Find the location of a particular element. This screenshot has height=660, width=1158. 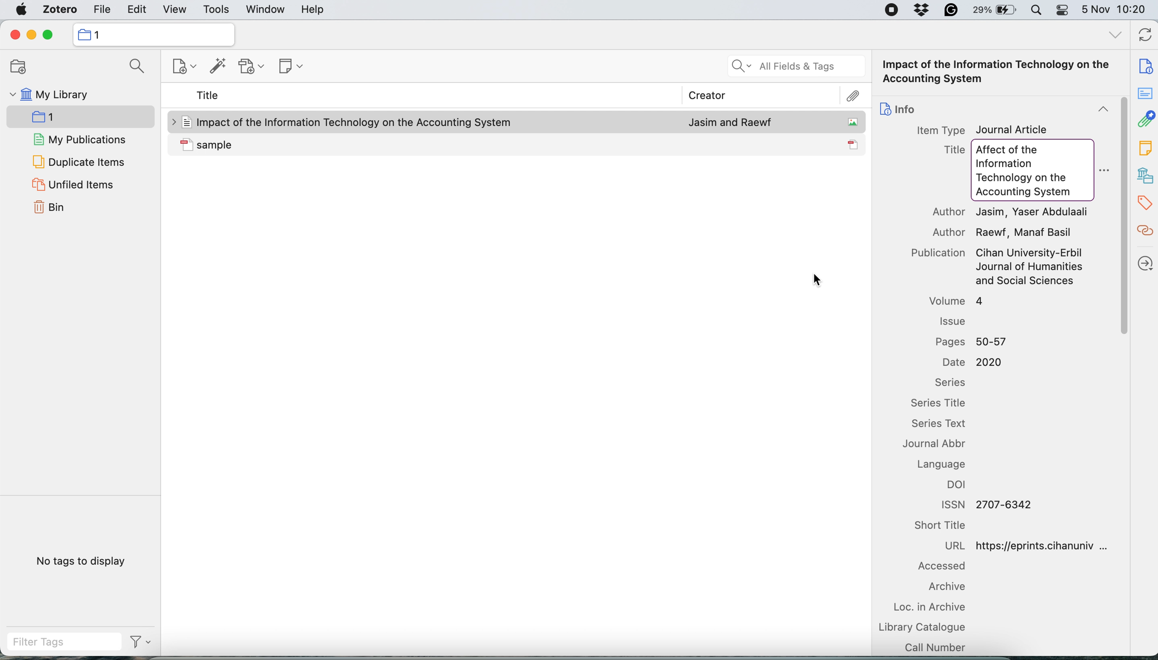

vertical scroll bar is located at coordinates (1121, 216).